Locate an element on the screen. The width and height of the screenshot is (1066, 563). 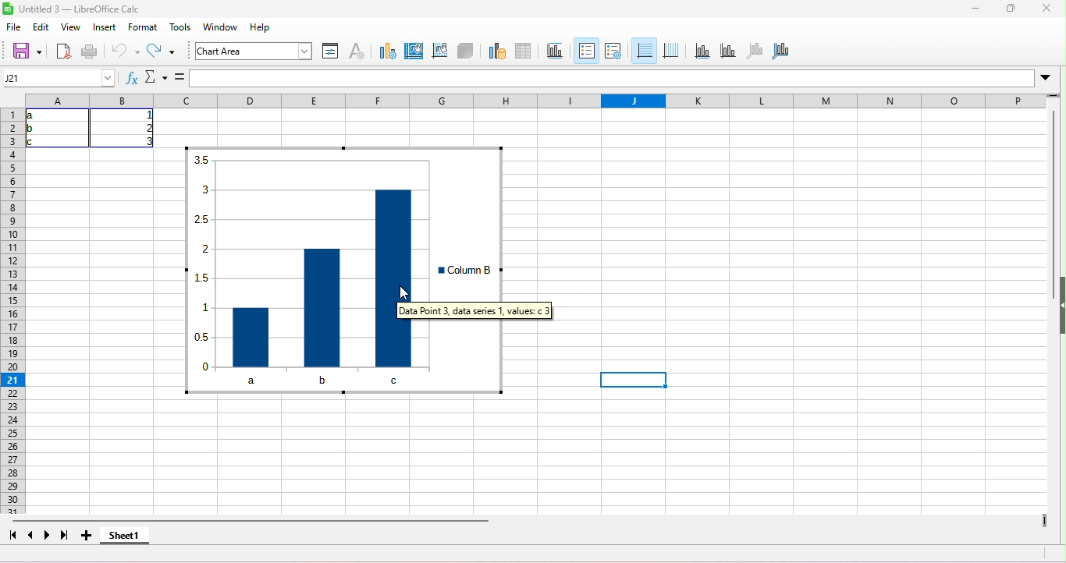
data ranges is located at coordinates (494, 50).